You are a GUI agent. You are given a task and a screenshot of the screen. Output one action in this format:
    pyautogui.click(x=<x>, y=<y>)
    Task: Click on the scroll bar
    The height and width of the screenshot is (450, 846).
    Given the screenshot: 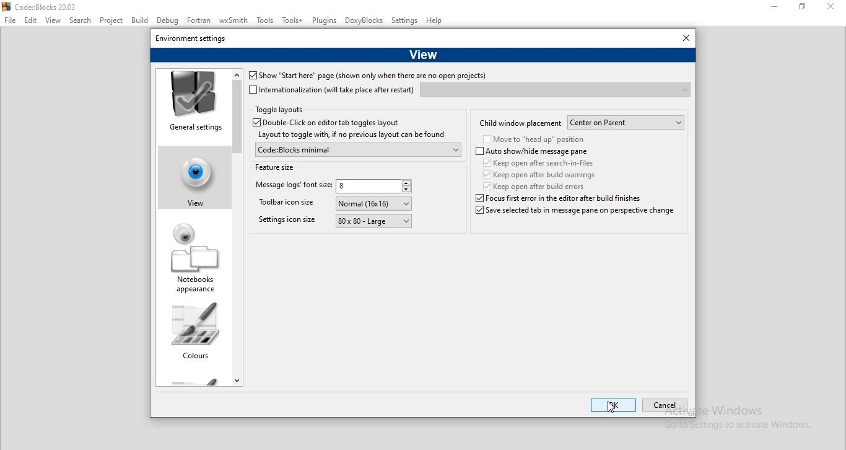 What is the action you would take?
    pyautogui.click(x=237, y=226)
    